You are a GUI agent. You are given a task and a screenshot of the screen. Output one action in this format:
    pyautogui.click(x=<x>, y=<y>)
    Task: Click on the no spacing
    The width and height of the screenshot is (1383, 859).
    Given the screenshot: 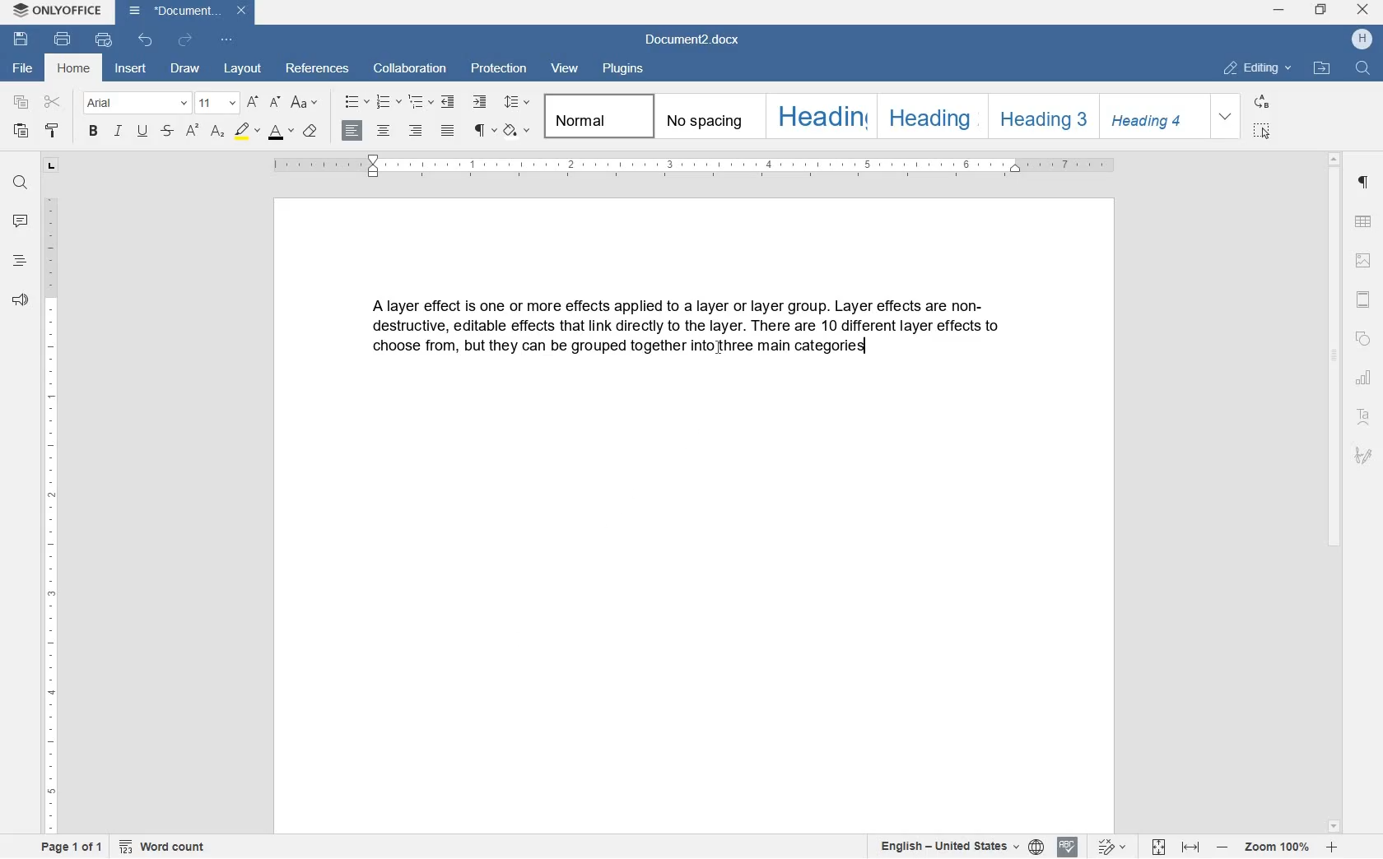 What is the action you would take?
    pyautogui.click(x=706, y=115)
    